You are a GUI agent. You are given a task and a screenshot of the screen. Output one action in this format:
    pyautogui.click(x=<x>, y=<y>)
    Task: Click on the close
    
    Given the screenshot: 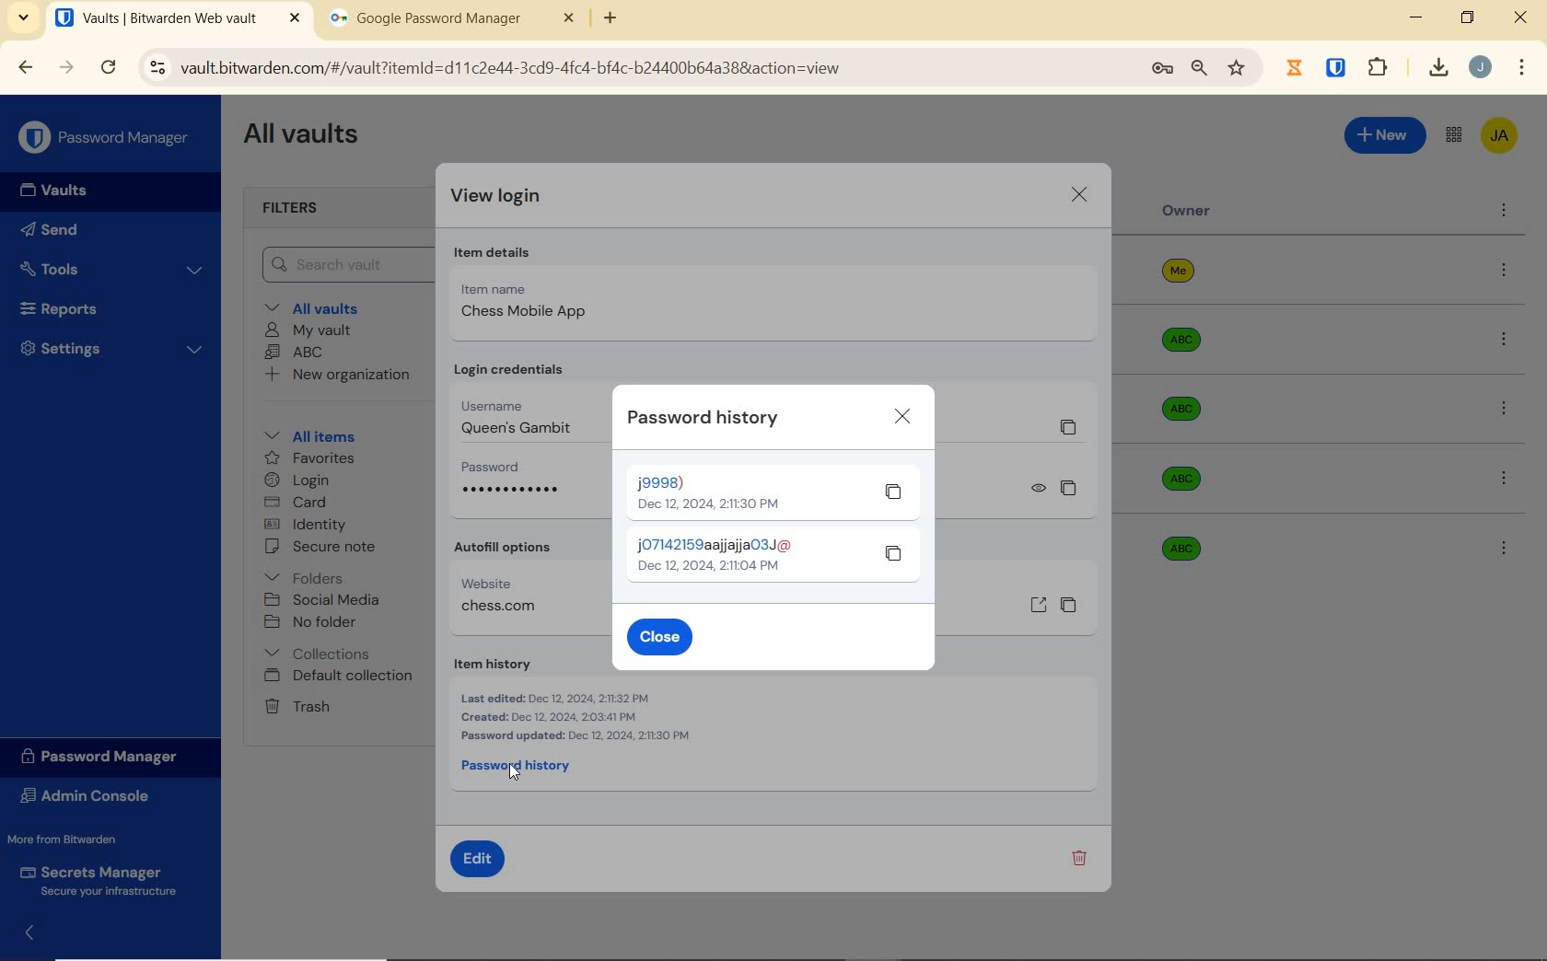 What is the action you would take?
    pyautogui.click(x=1522, y=20)
    